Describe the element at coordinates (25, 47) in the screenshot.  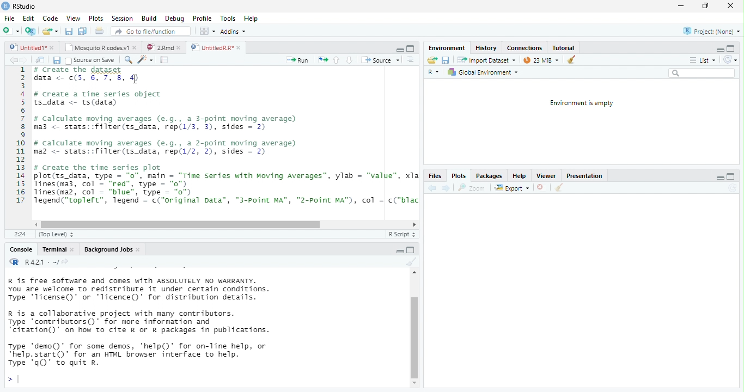
I see `untitled 1` at that location.